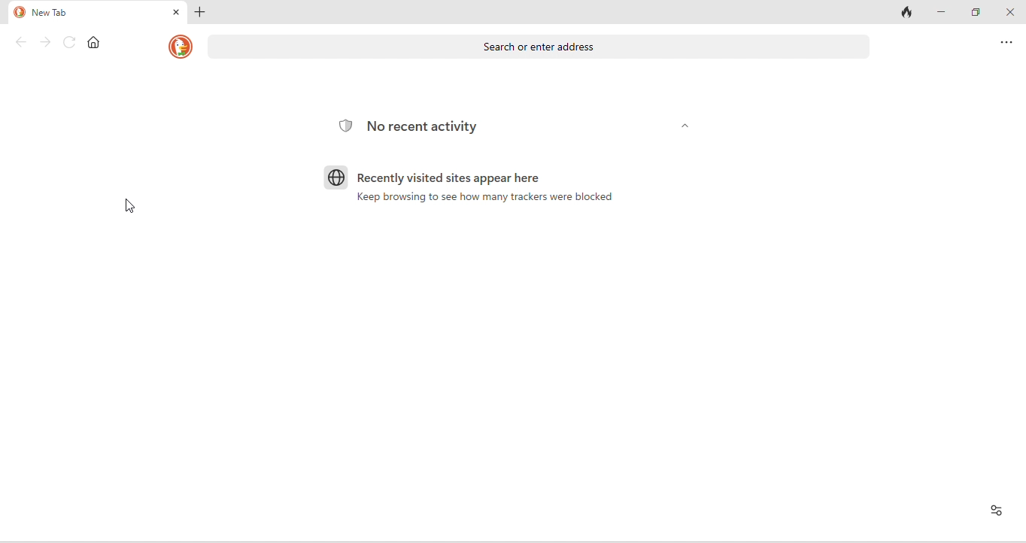 This screenshot has height=543, width=1026. Describe the element at coordinates (337, 176) in the screenshot. I see `browser logo` at that location.